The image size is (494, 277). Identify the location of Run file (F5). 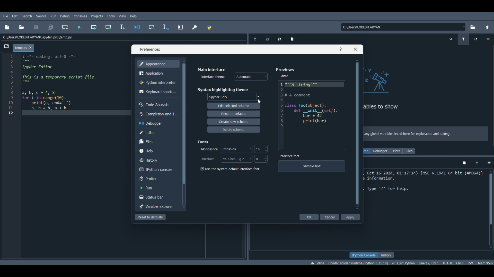
(80, 27).